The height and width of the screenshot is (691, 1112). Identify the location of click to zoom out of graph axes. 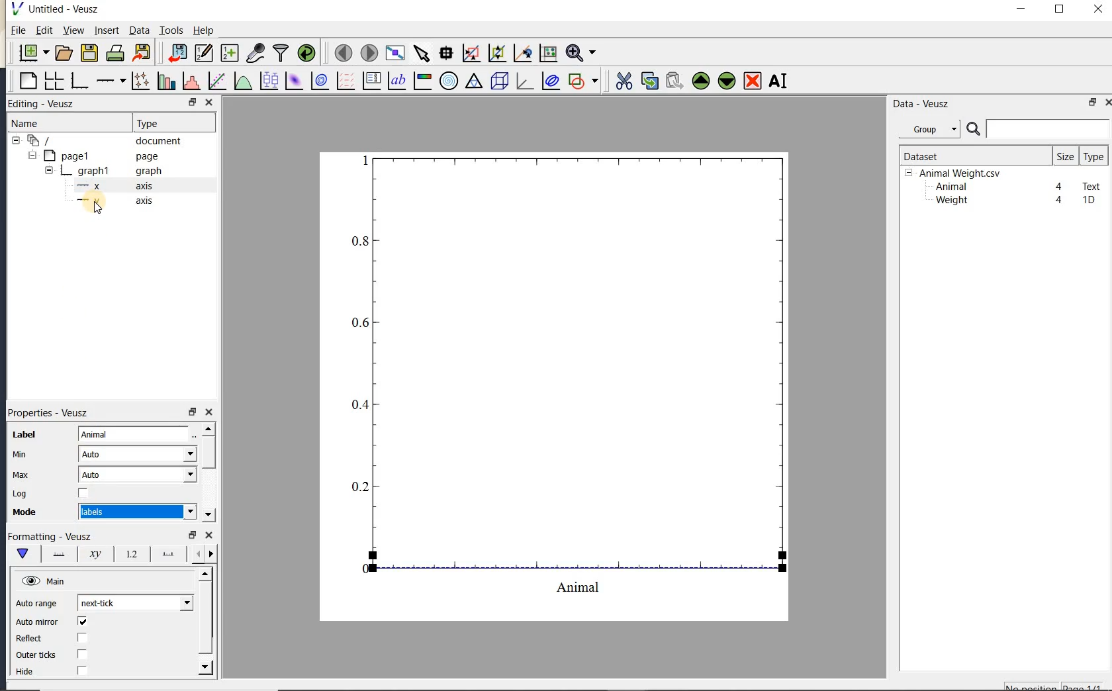
(498, 52).